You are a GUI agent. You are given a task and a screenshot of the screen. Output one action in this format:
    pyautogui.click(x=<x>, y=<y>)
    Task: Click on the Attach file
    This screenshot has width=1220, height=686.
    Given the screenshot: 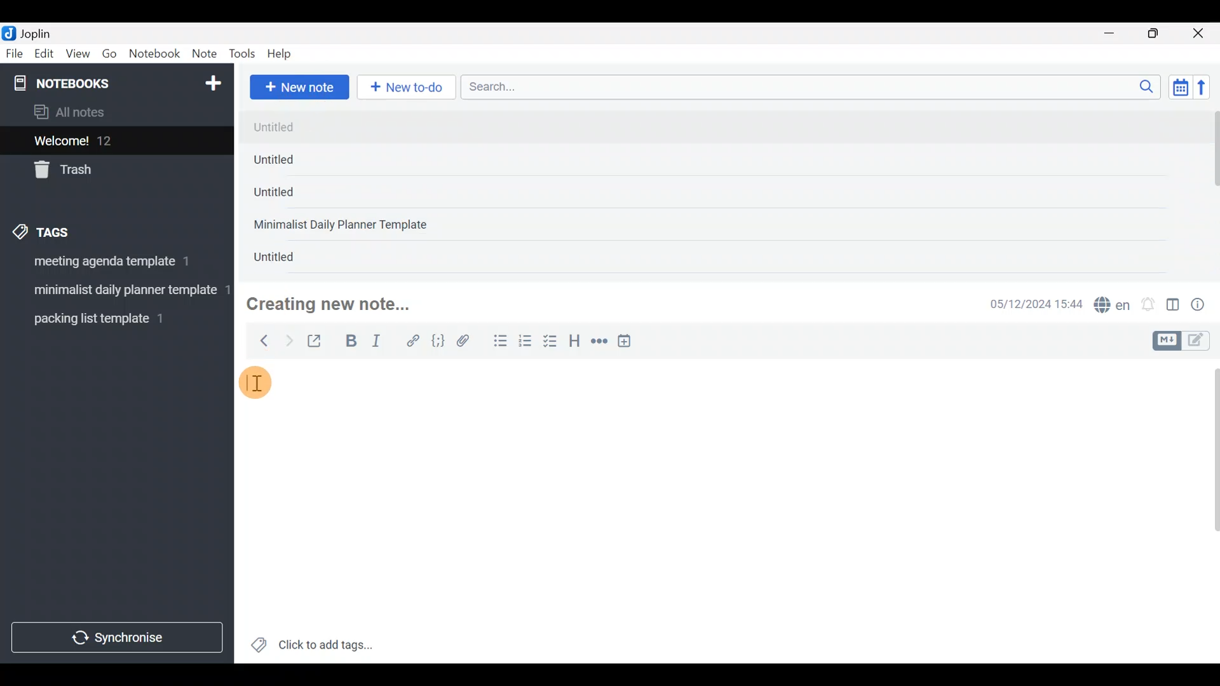 What is the action you would take?
    pyautogui.click(x=467, y=342)
    